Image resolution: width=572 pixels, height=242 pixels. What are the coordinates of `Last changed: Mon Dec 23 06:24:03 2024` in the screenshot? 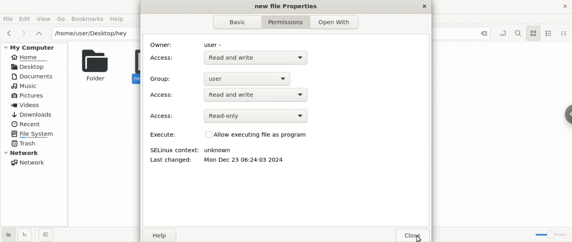 It's located at (232, 162).